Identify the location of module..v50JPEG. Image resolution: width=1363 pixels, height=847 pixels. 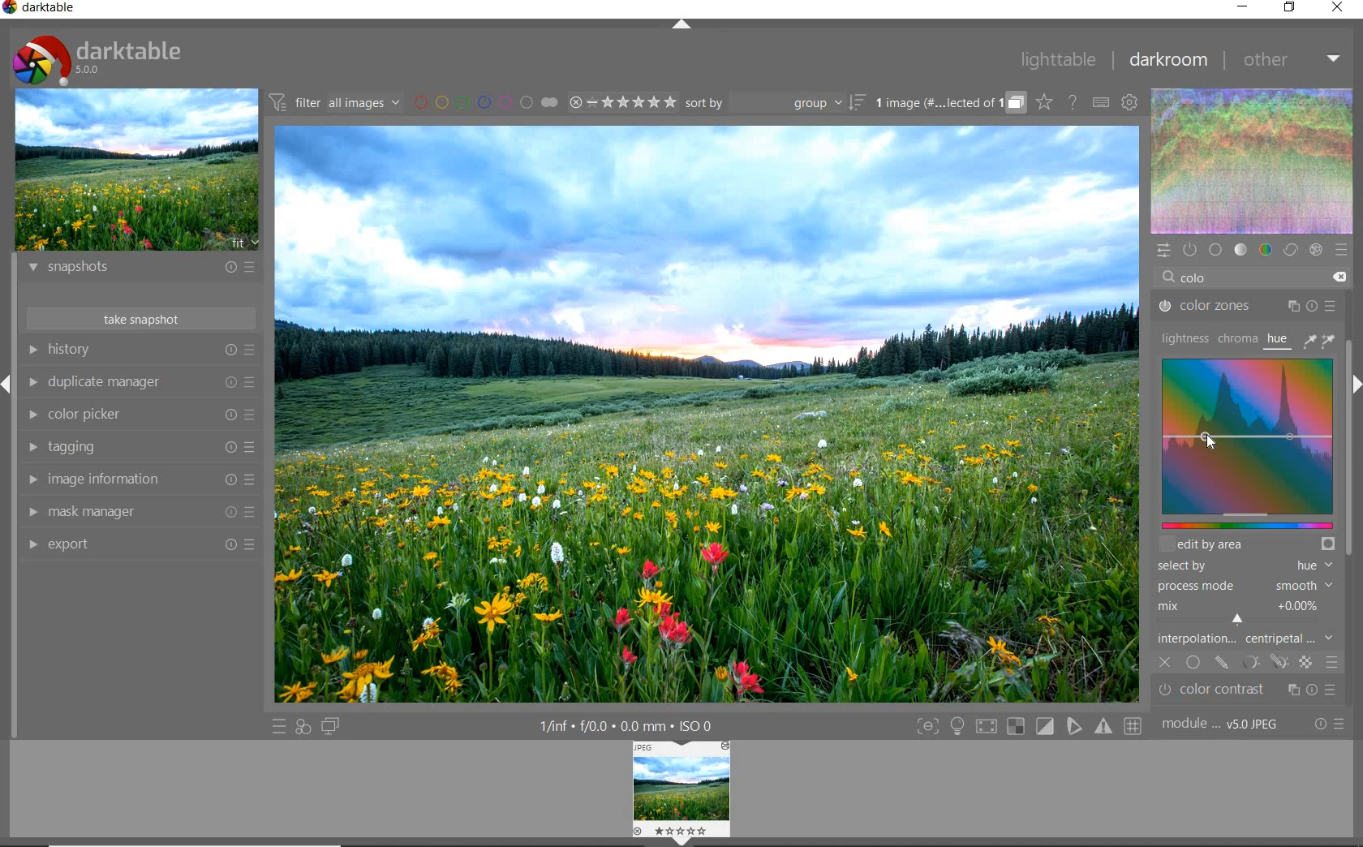
(1224, 724).